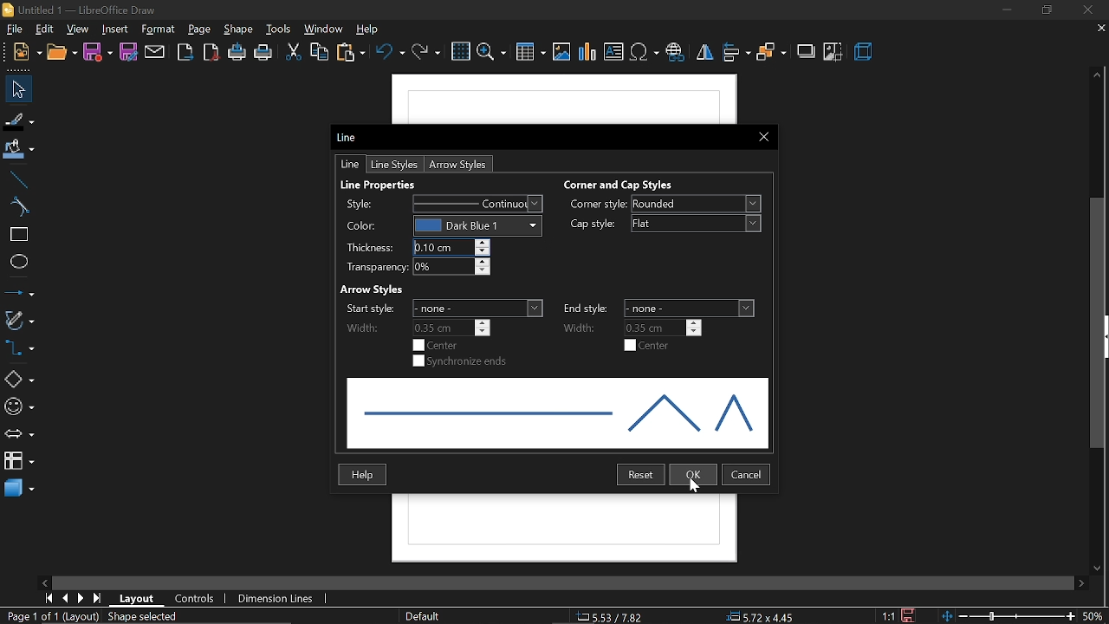 This screenshot has height=624, width=1109. What do you see at coordinates (368, 249) in the screenshot?
I see `Thickness:` at bounding box center [368, 249].